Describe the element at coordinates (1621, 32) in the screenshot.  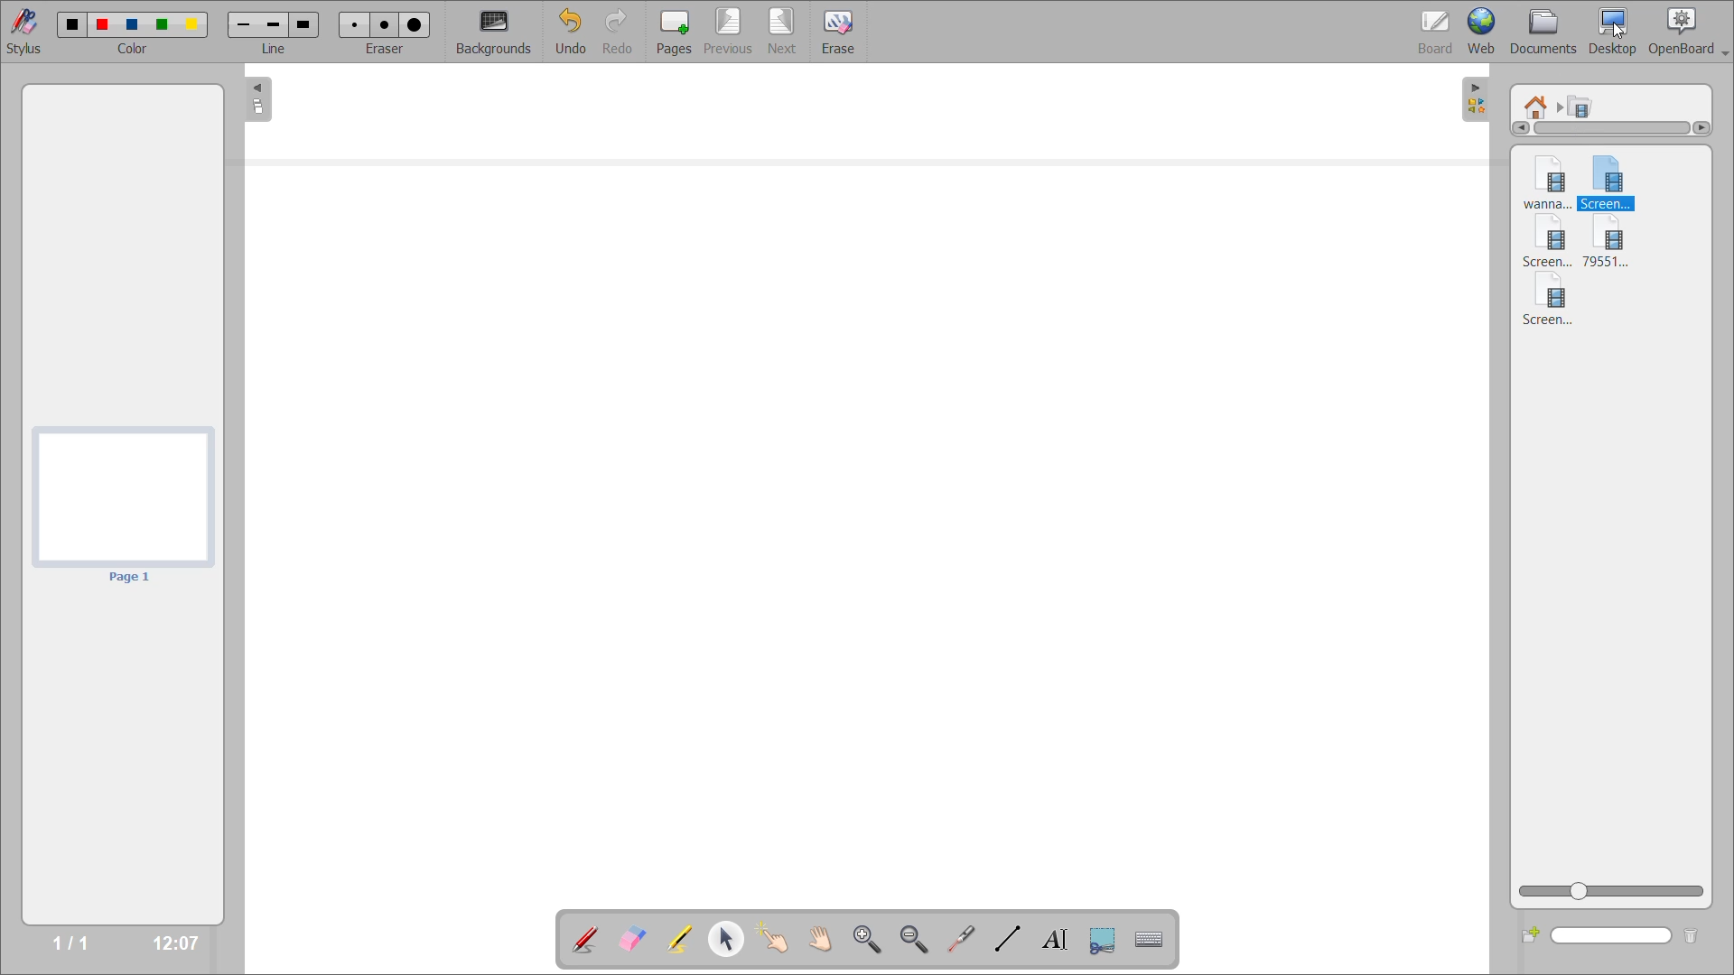
I see `cursor` at that location.